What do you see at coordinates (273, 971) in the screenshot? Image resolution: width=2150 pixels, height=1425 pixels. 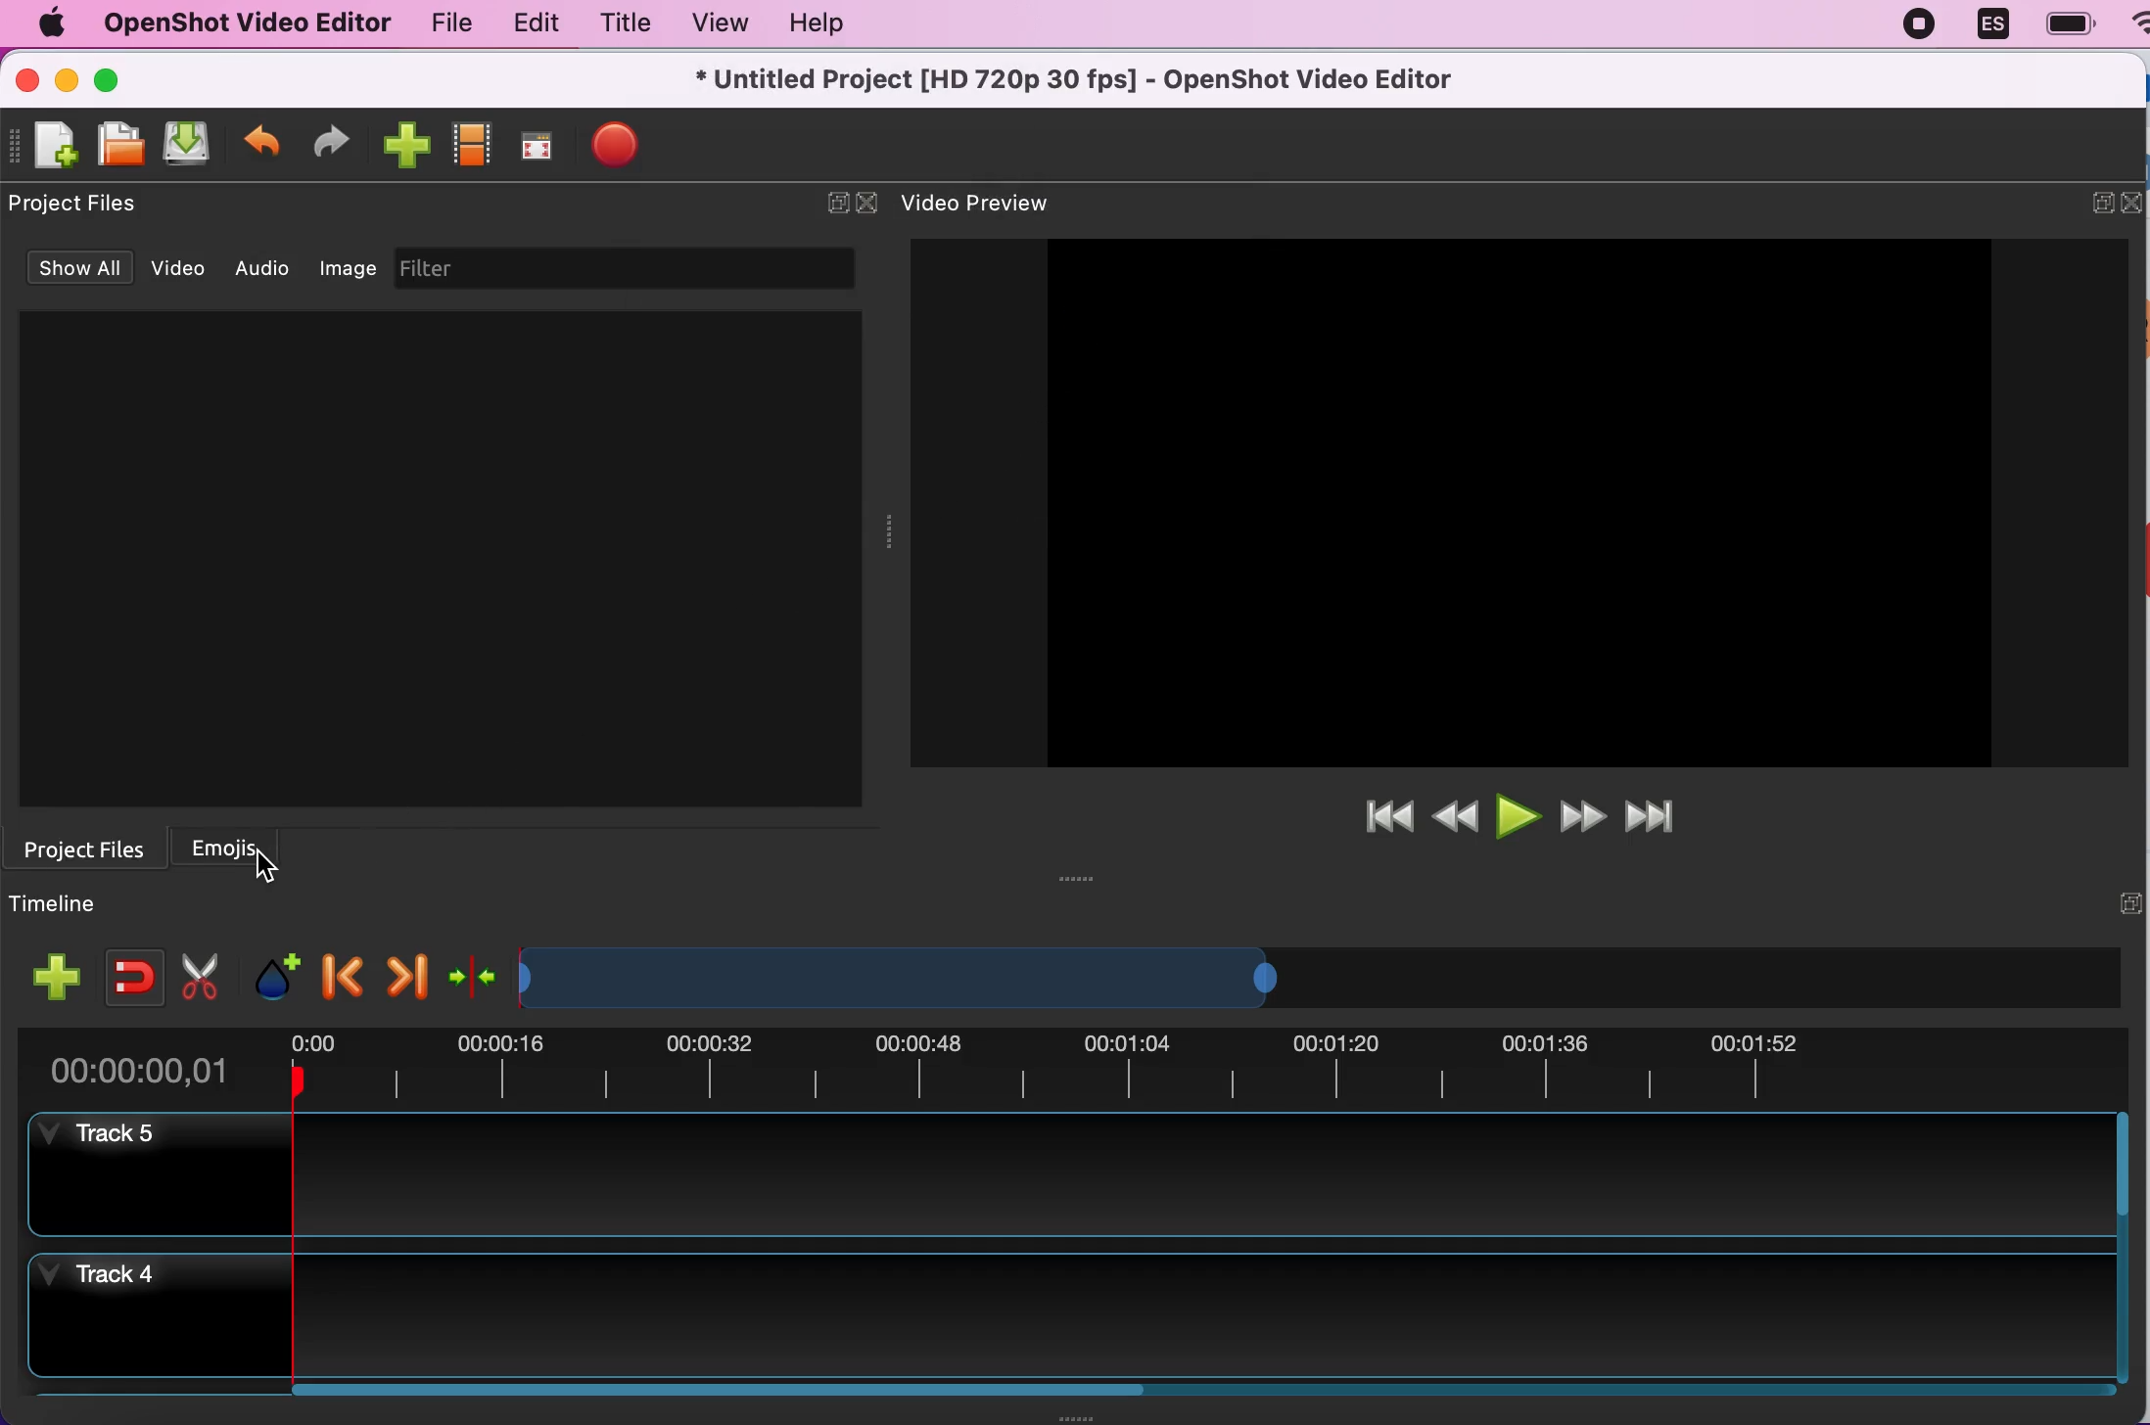 I see `add marker` at bounding box center [273, 971].